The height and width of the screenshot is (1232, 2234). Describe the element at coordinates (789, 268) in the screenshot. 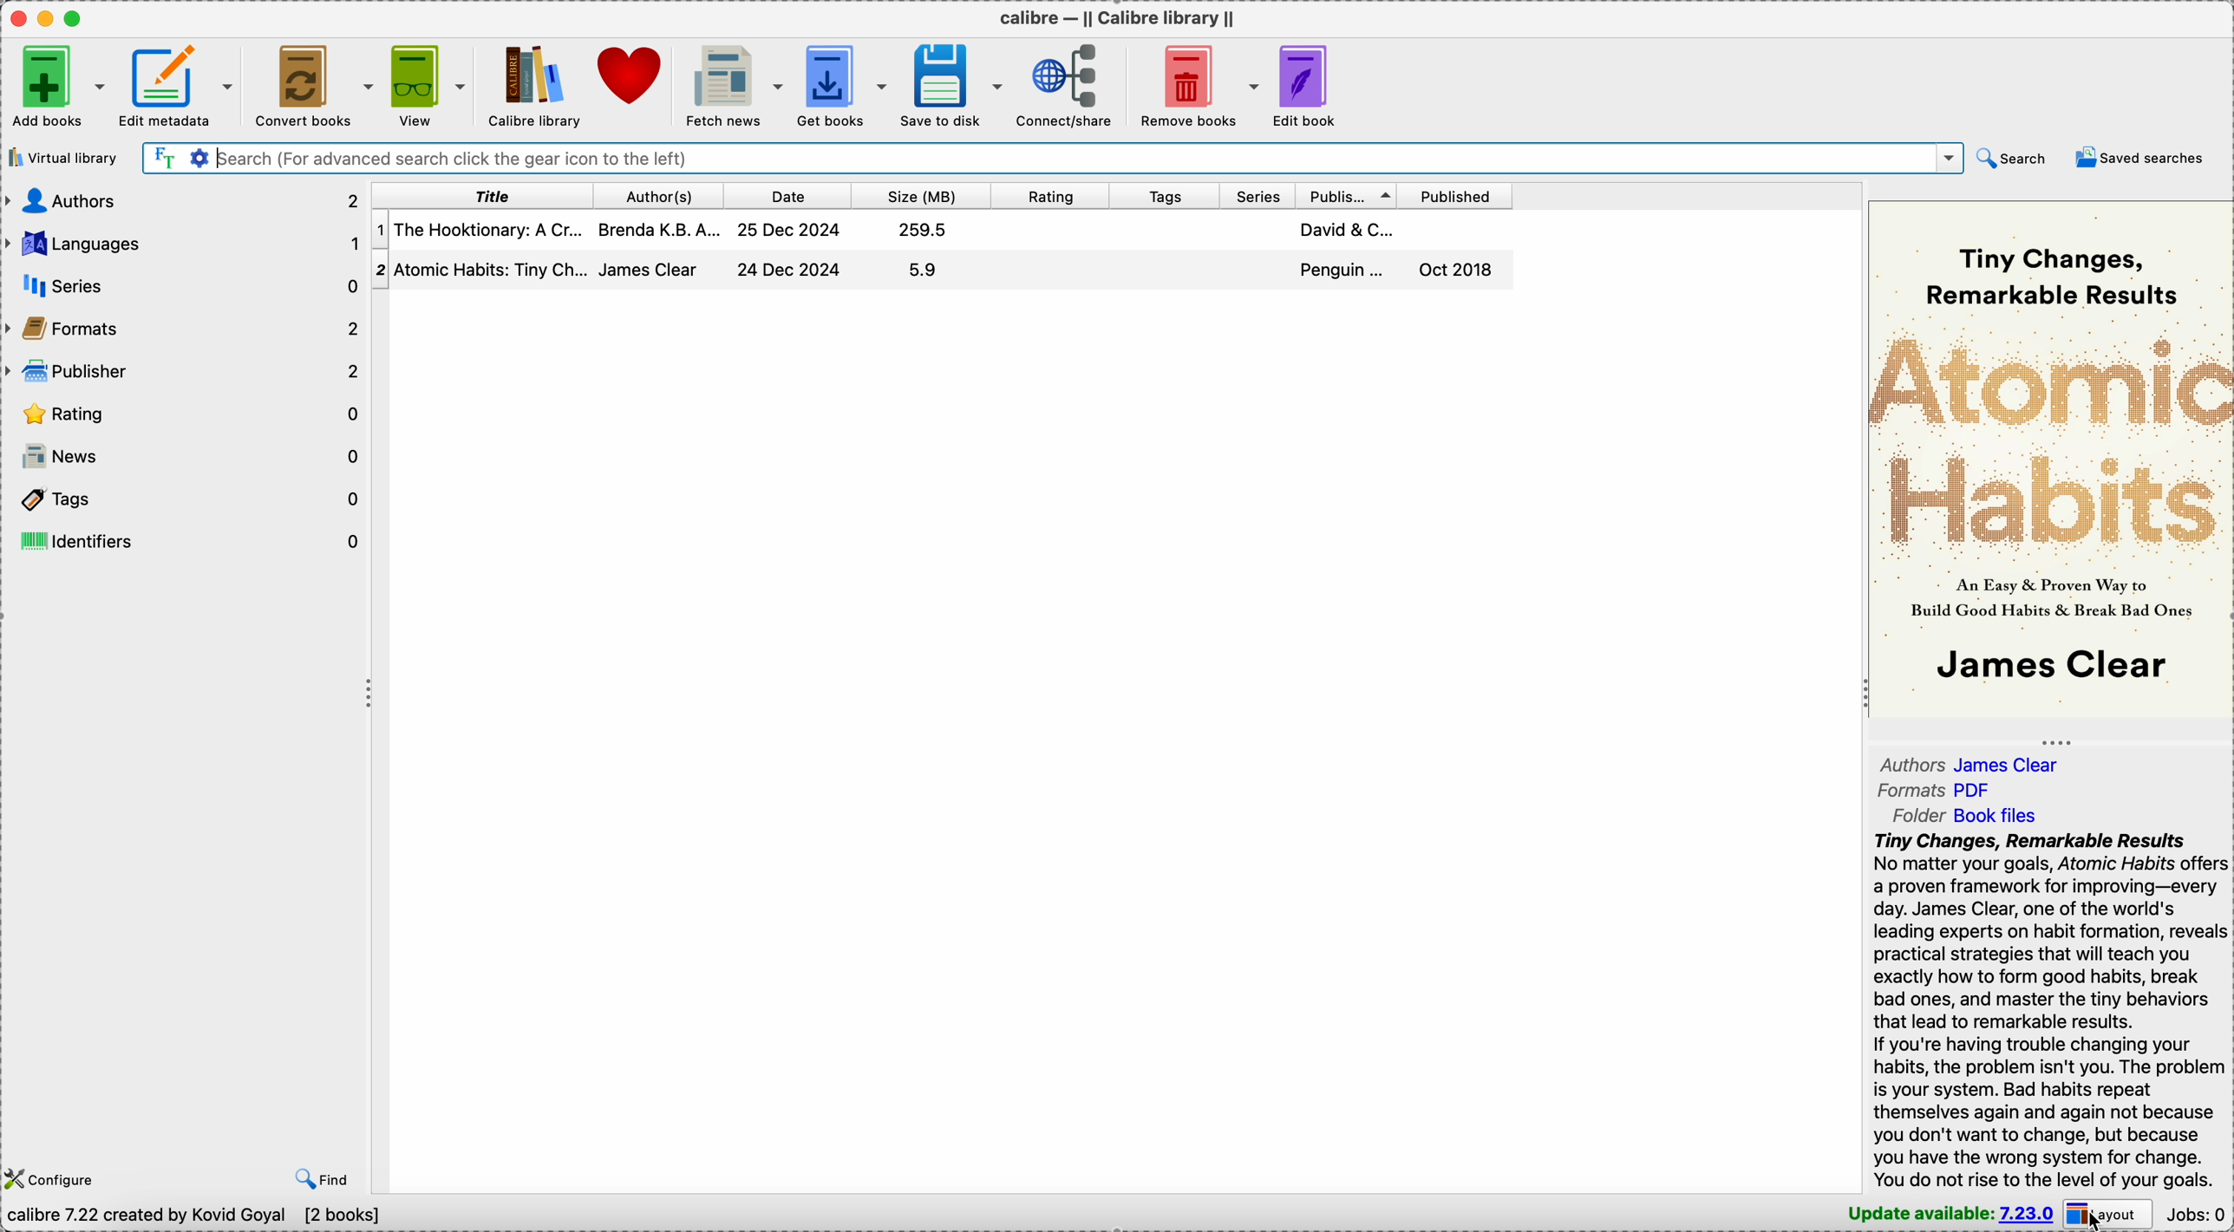

I see `24 Dec 2024` at that location.